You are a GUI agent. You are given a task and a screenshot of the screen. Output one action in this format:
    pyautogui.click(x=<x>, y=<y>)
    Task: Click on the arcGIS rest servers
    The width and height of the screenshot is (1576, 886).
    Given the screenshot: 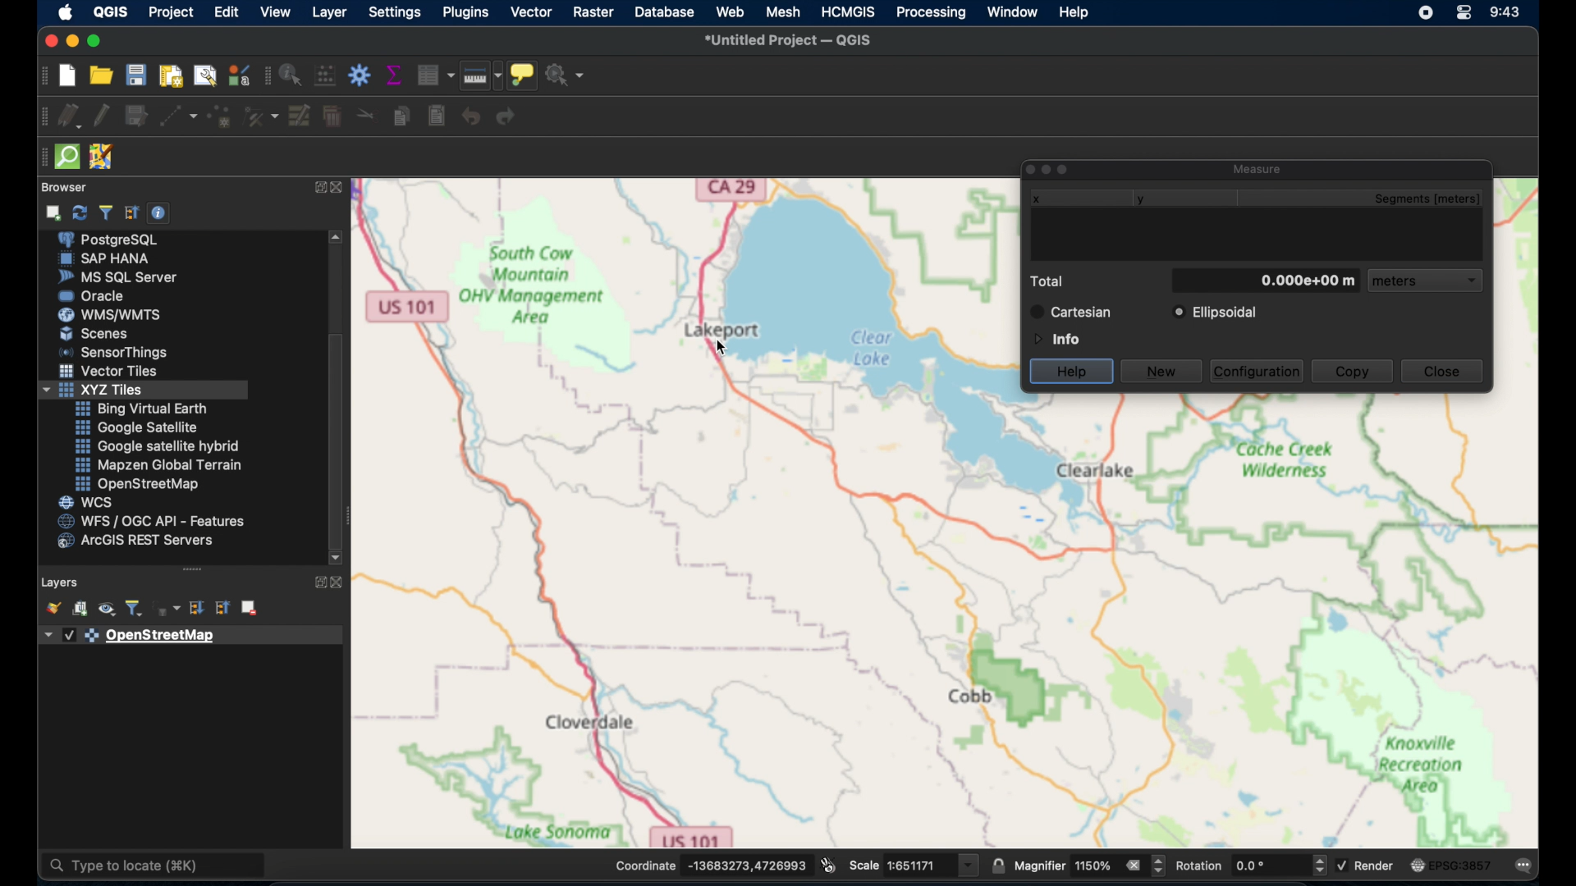 What is the action you would take?
    pyautogui.click(x=140, y=543)
    